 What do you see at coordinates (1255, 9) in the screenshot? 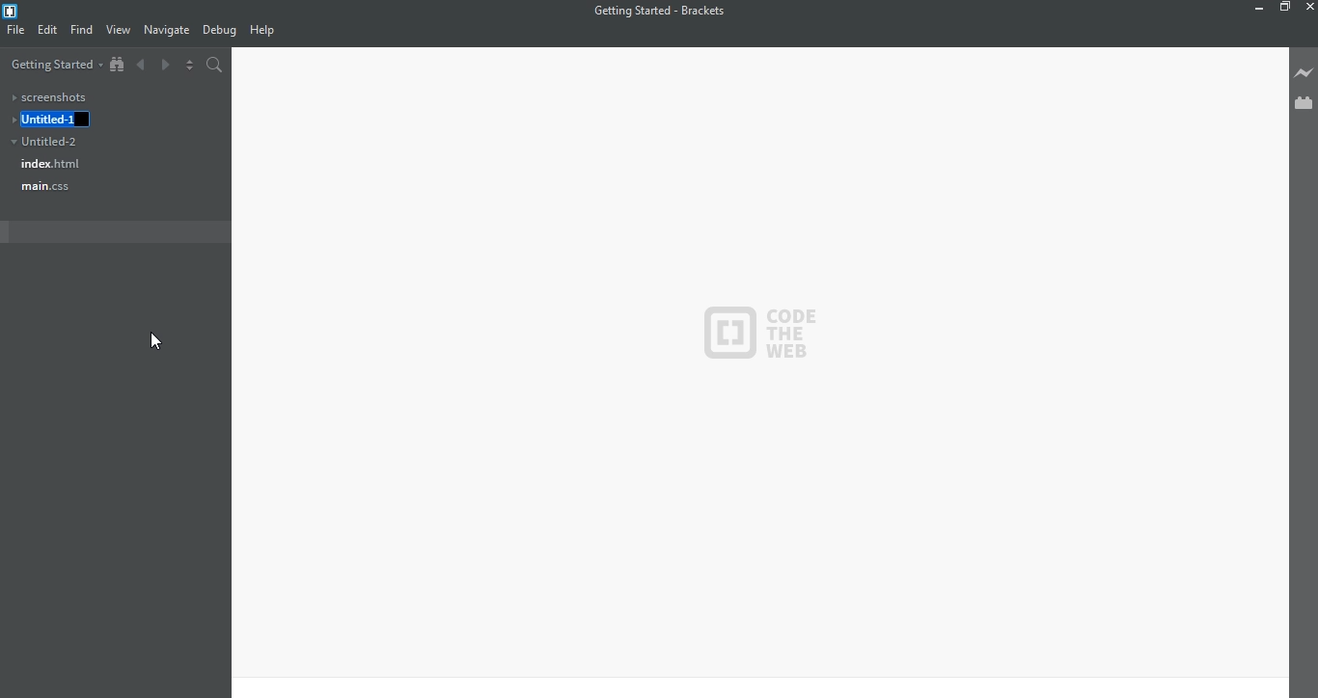
I see `minimize` at bounding box center [1255, 9].